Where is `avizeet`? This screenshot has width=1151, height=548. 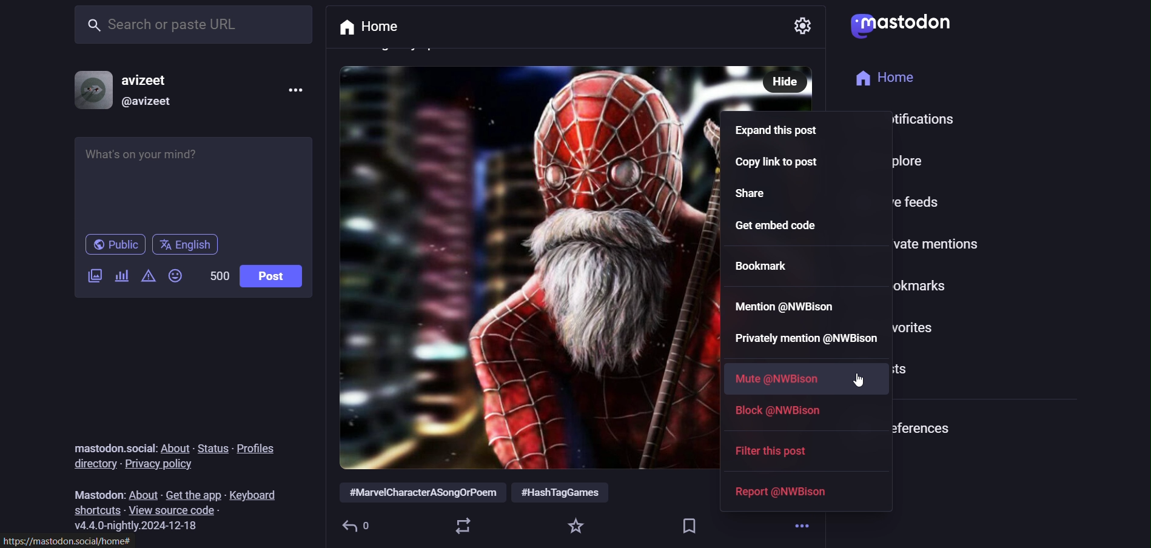 avizeet is located at coordinates (149, 81).